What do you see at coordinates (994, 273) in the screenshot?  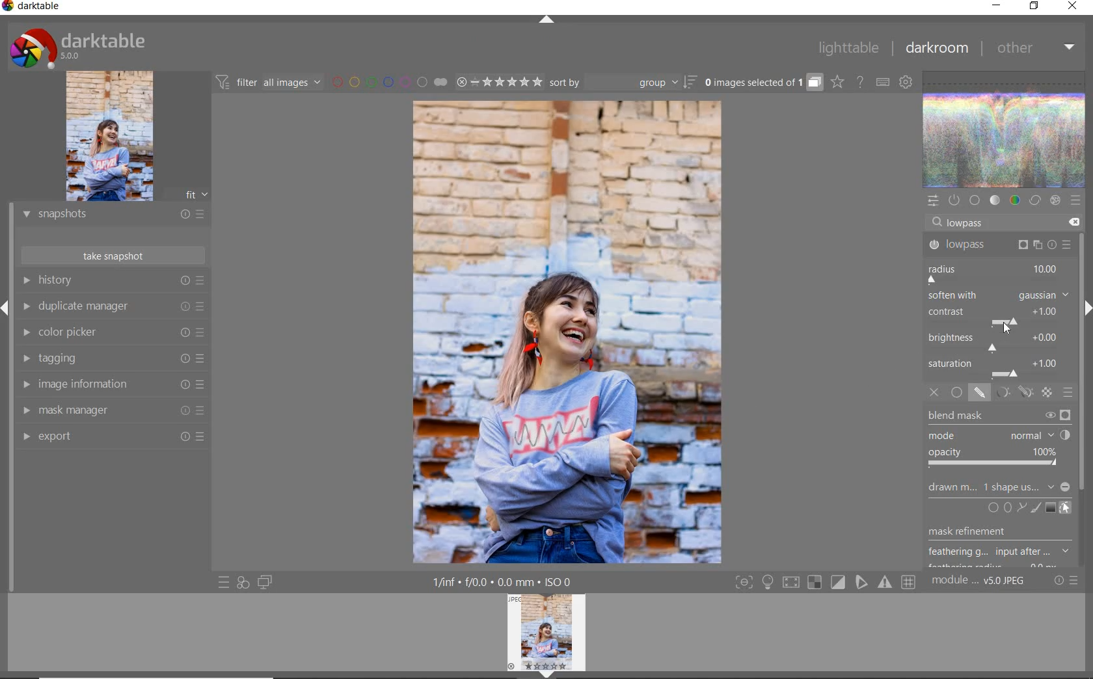 I see `radius` at bounding box center [994, 273].